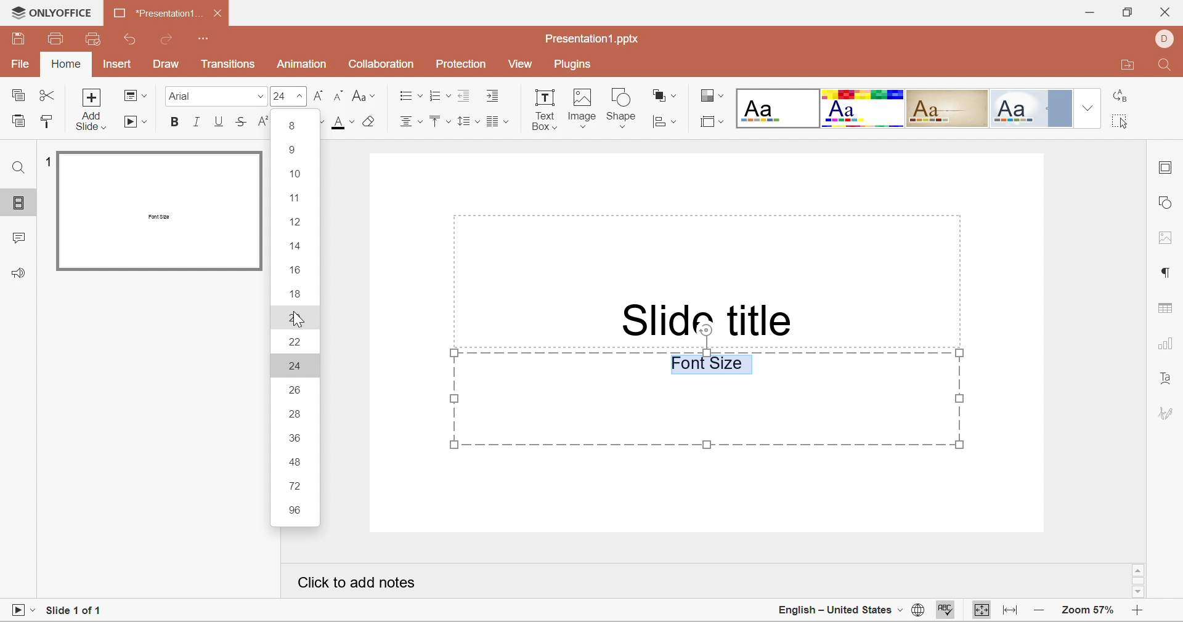 The width and height of the screenshot is (1183, 622). I want to click on Open file location, so click(1129, 65).